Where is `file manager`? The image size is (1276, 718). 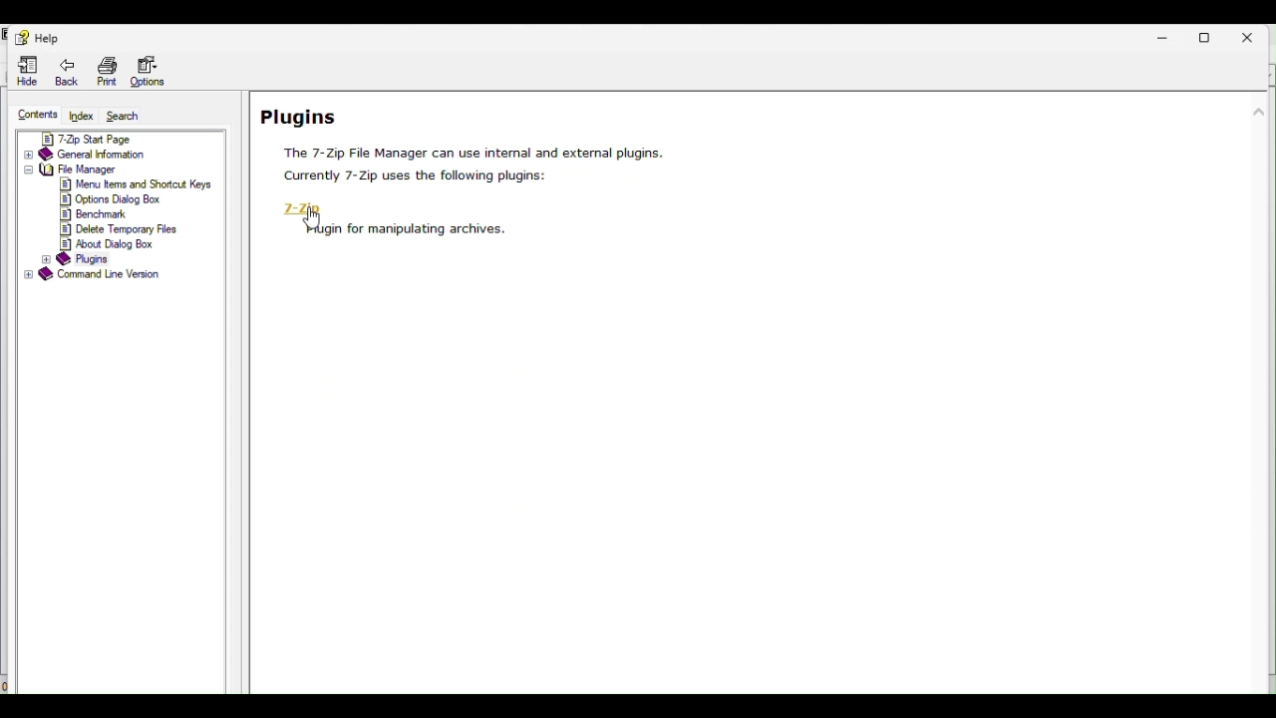
file manager is located at coordinates (81, 170).